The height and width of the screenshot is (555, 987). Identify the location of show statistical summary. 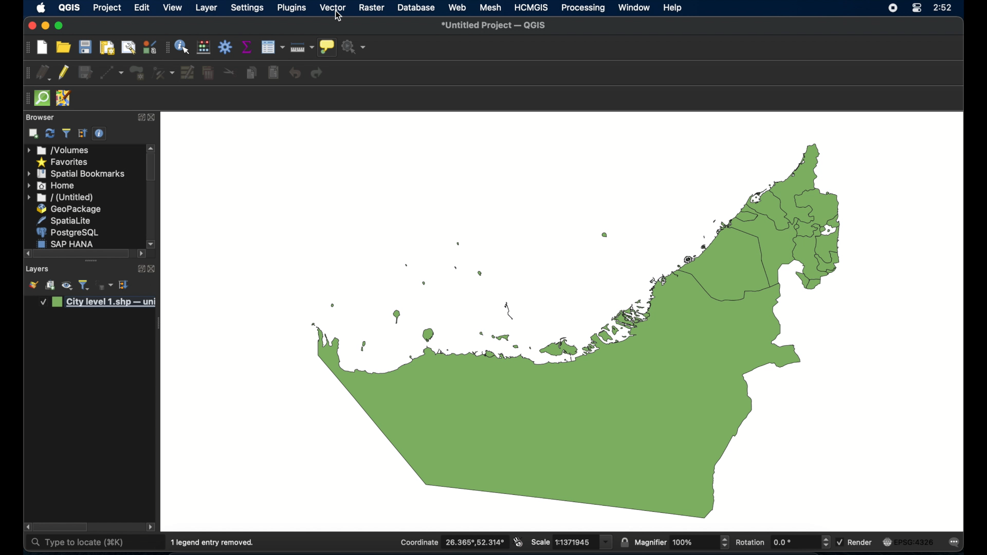
(247, 47).